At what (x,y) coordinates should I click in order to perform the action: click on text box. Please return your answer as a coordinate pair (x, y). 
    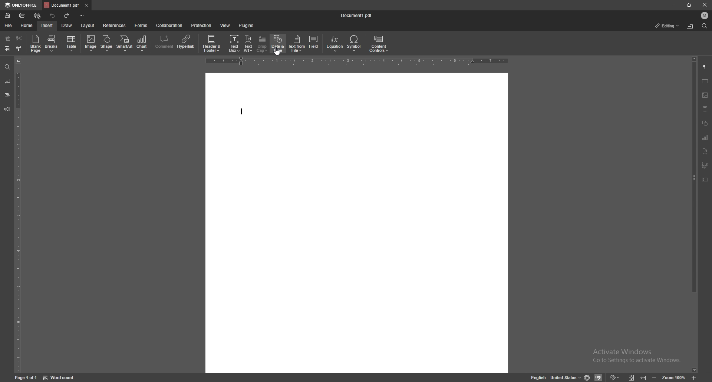
    Looking at the image, I should click on (234, 43).